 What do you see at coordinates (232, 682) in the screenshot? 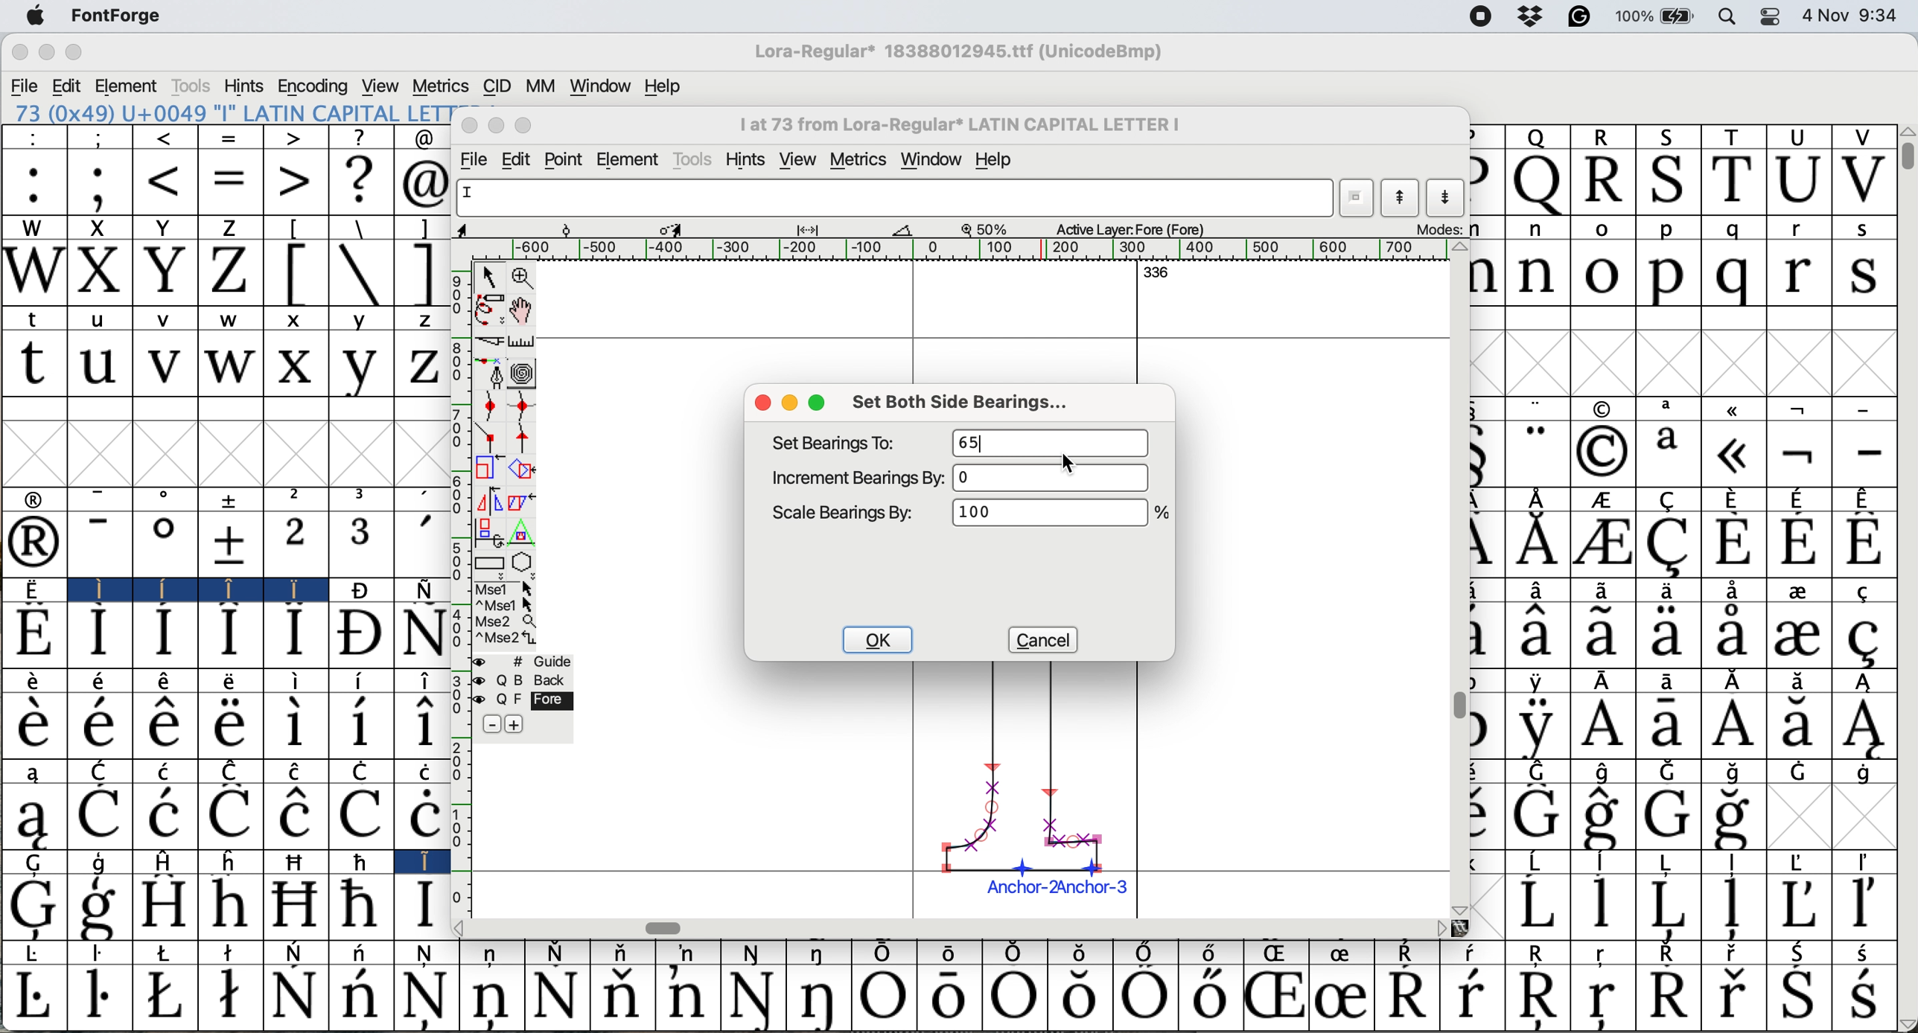
I see `Symbol` at bounding box center [232, 682].